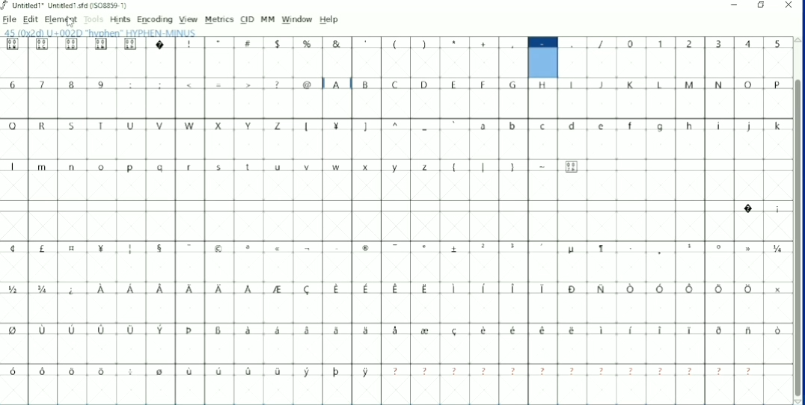 The height and width of the screenshot is (405, 805). I want to click on Symbols, so click(380, 126).